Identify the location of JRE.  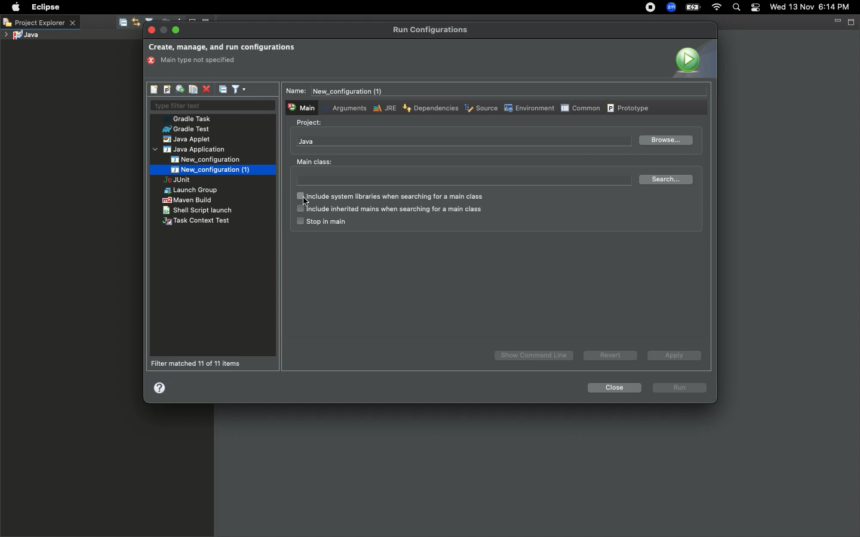
(383, 108).